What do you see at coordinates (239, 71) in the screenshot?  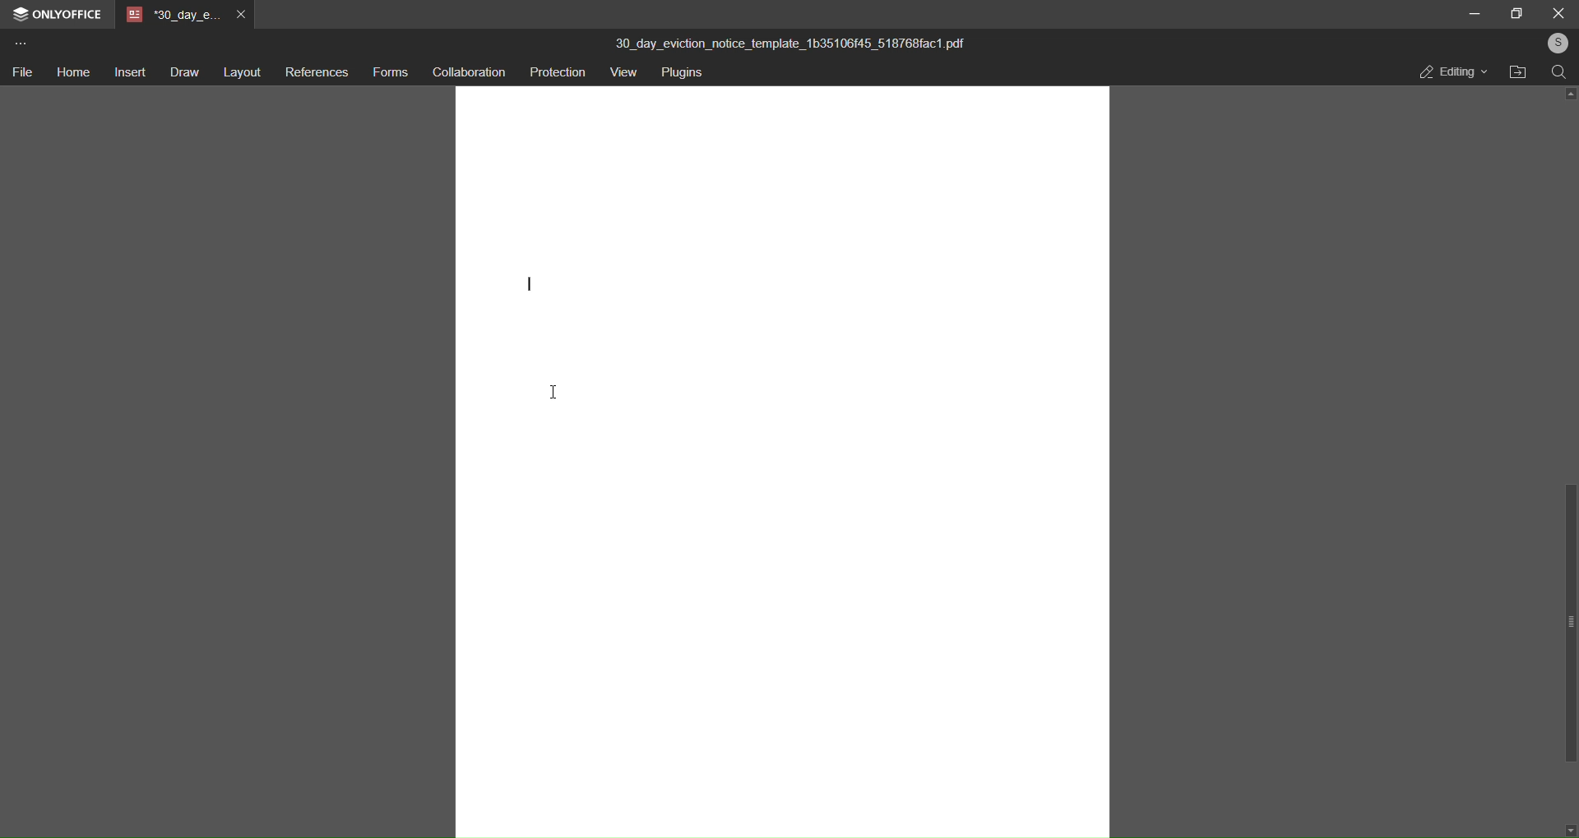 I see `layout` at bounding box center [239, 71].